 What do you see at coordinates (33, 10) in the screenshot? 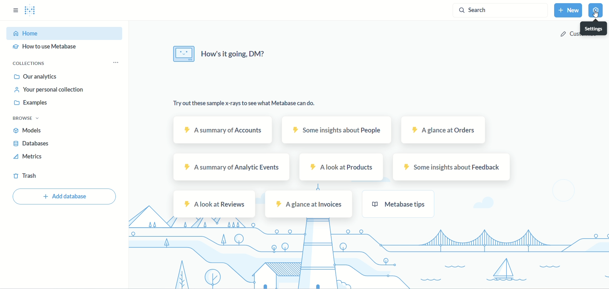
I see `logo` at bounding box center [33, 10].